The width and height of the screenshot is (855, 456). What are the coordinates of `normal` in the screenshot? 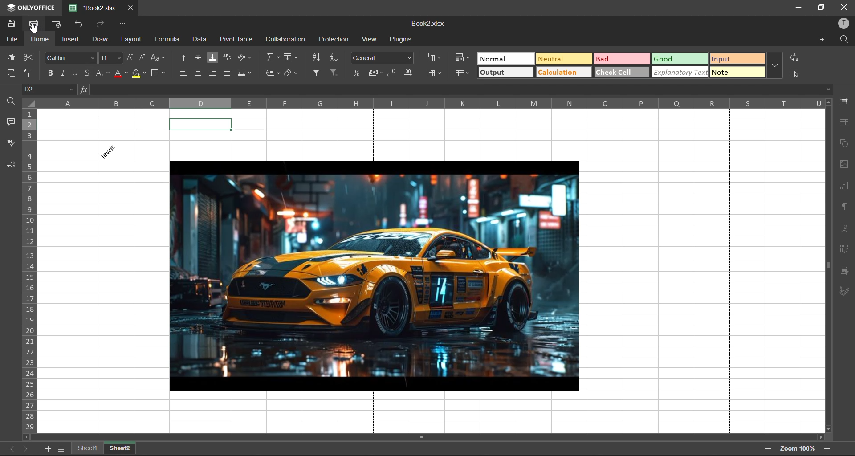 It's located at (506, 59).